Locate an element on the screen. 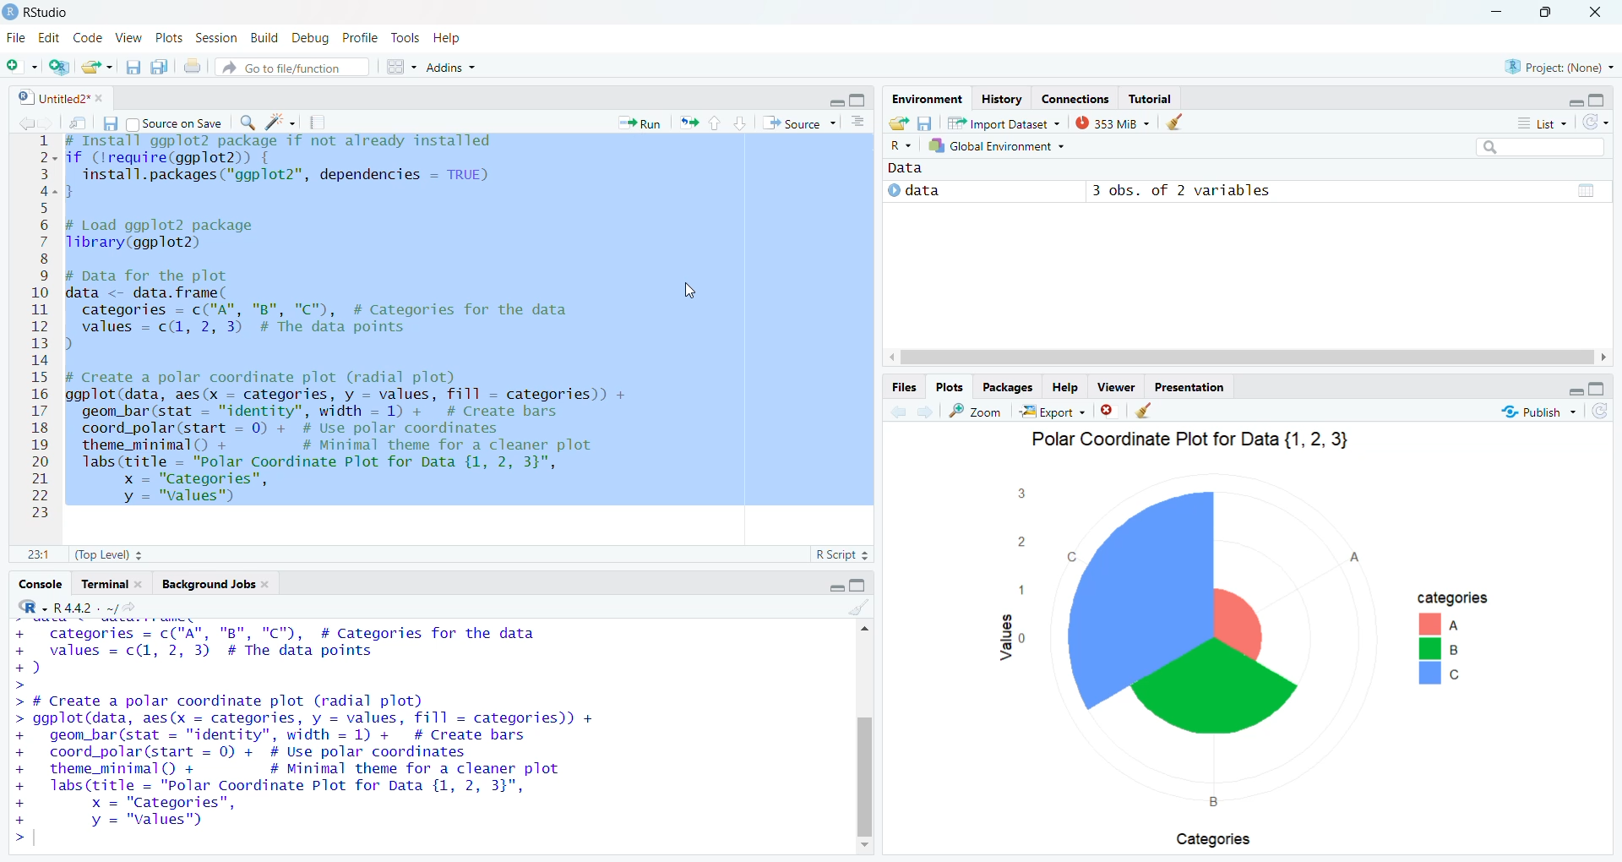  go back to the previous source location is located at coordinates (28, 123).